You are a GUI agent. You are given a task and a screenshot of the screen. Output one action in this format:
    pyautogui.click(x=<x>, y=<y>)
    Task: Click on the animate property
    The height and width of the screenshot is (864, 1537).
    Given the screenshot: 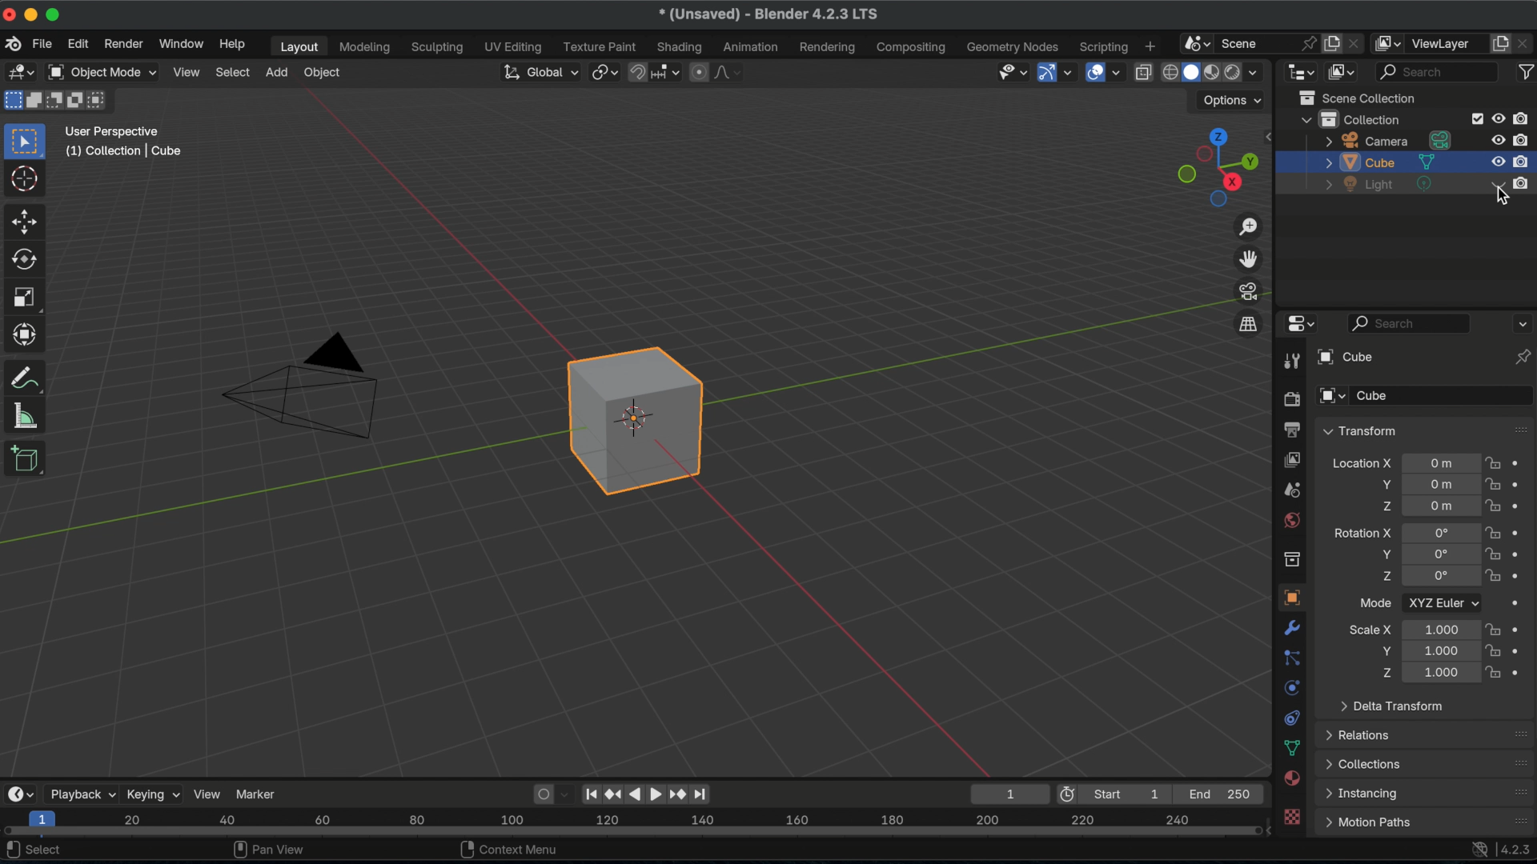 What is the action you would take?
    pyautogui.click(x=1521, y=628)
    